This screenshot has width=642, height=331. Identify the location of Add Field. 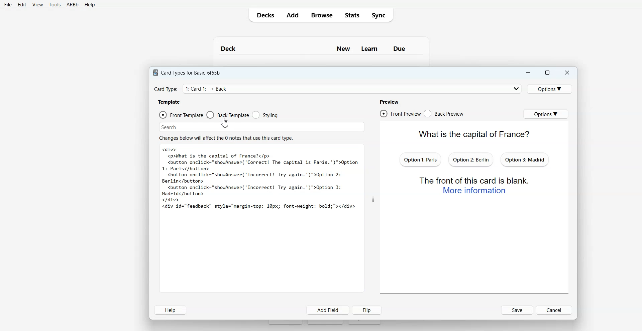
(328, 310).